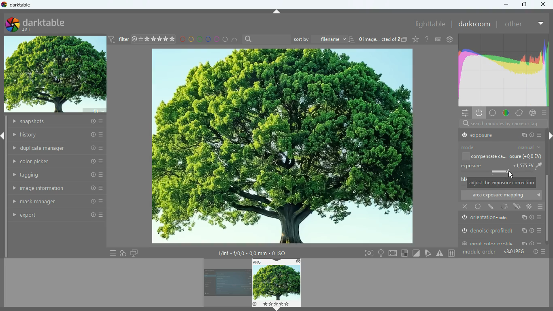 The width and height of the screenshot is (553, 311). What do you see at coordinates (266, 38) in the screenshot?
I see `search` at bounding box center [266, 38].